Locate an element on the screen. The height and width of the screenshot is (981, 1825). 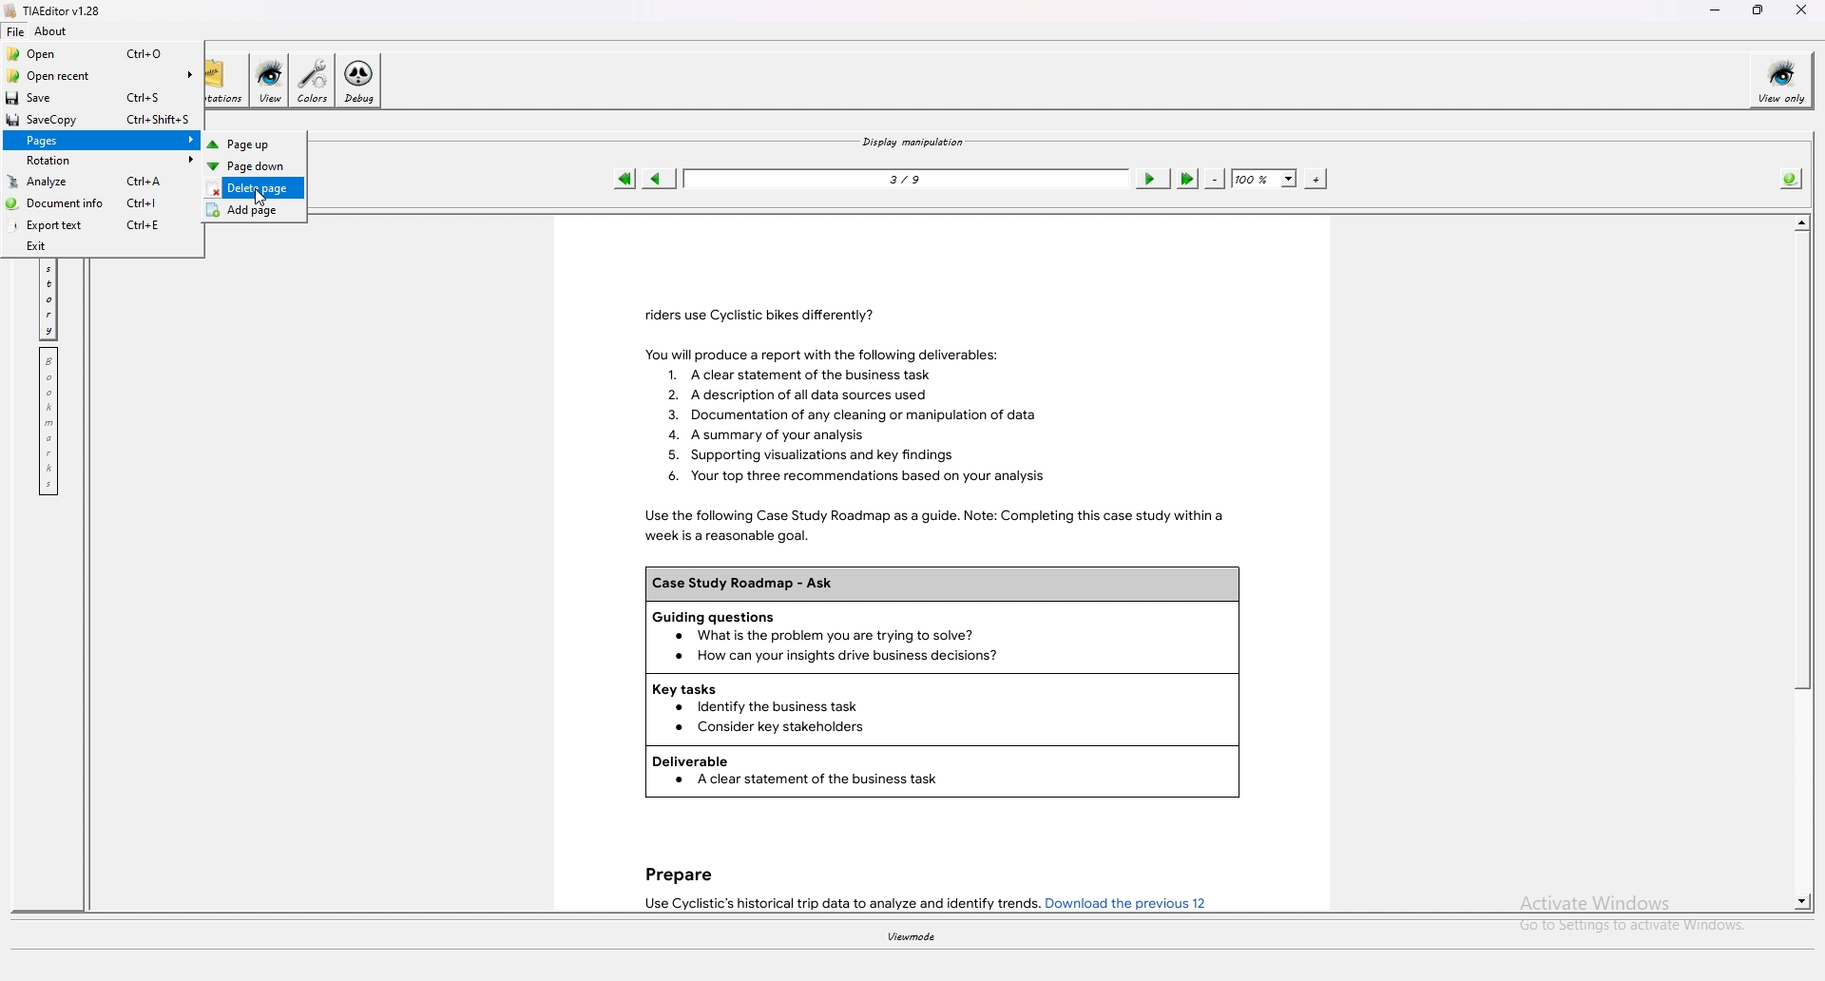
history is located at coordinates (50, 299).